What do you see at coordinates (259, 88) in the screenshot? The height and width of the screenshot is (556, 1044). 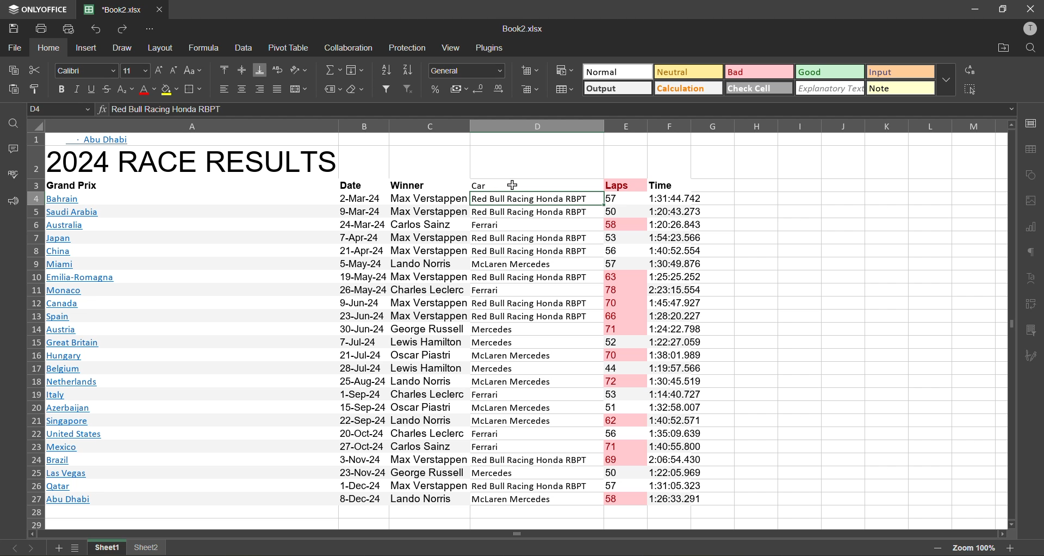 I see `align right` at bounding box center [259, 88].